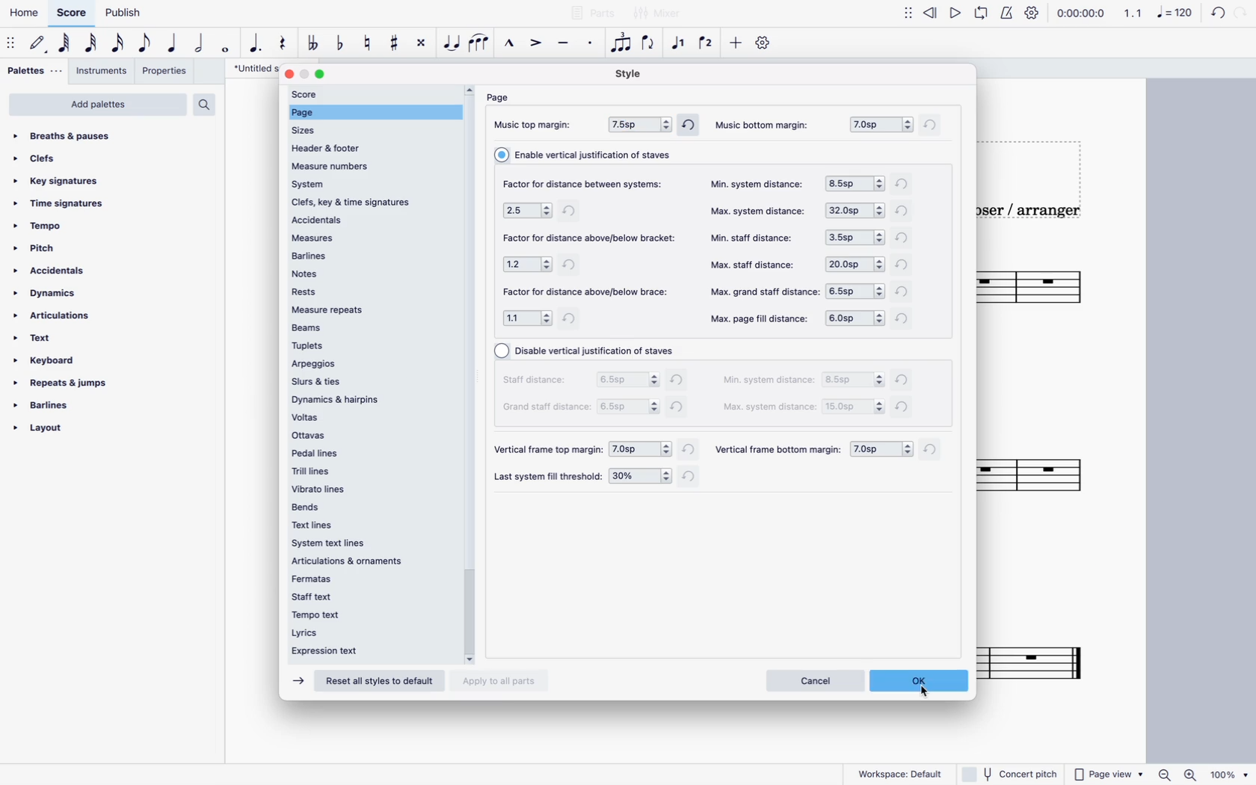 The height and width of the screenshot is (785, 1256). What do you see at coordinates (622, 42) in the screenshot?
I see `tuplet` at bounding box center [622, 42].